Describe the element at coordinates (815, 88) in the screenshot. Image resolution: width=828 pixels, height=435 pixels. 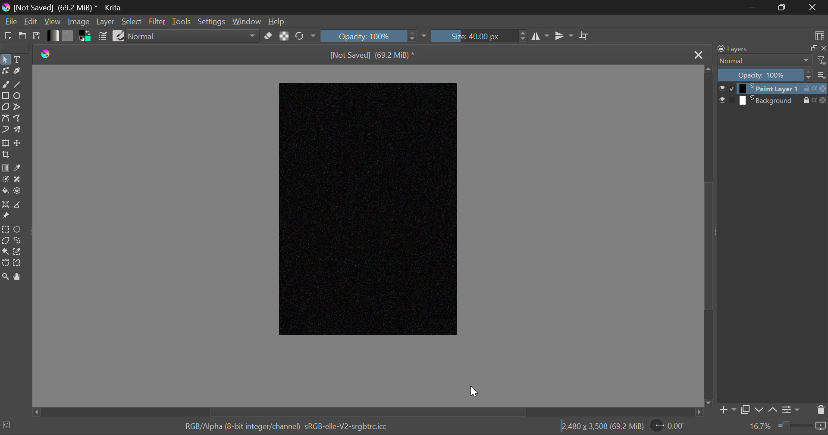
I see `alpha` at that location.